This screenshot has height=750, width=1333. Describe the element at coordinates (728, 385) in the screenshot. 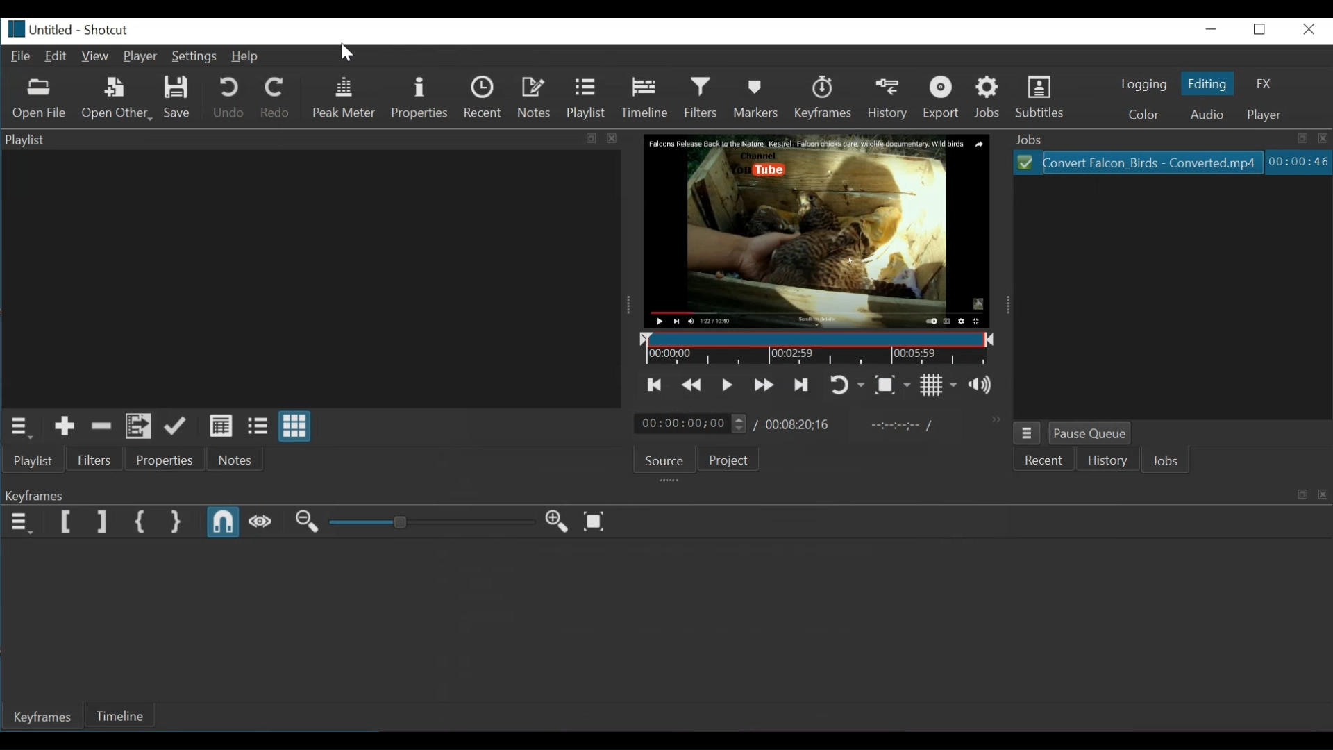

I see `Toggle play or pause` at that location.